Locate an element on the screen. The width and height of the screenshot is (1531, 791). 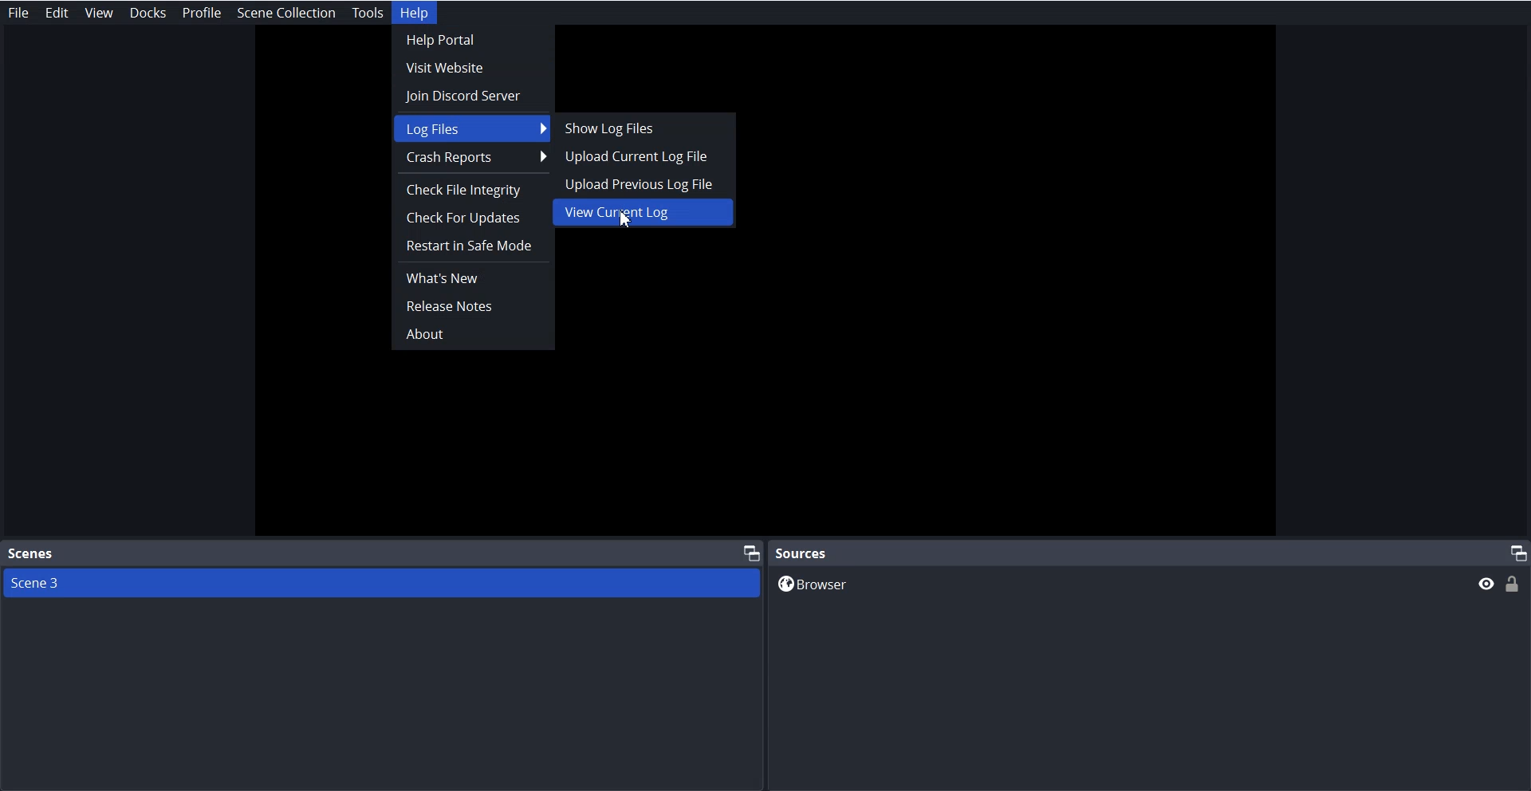
Source is located at coordinates (804, 553).